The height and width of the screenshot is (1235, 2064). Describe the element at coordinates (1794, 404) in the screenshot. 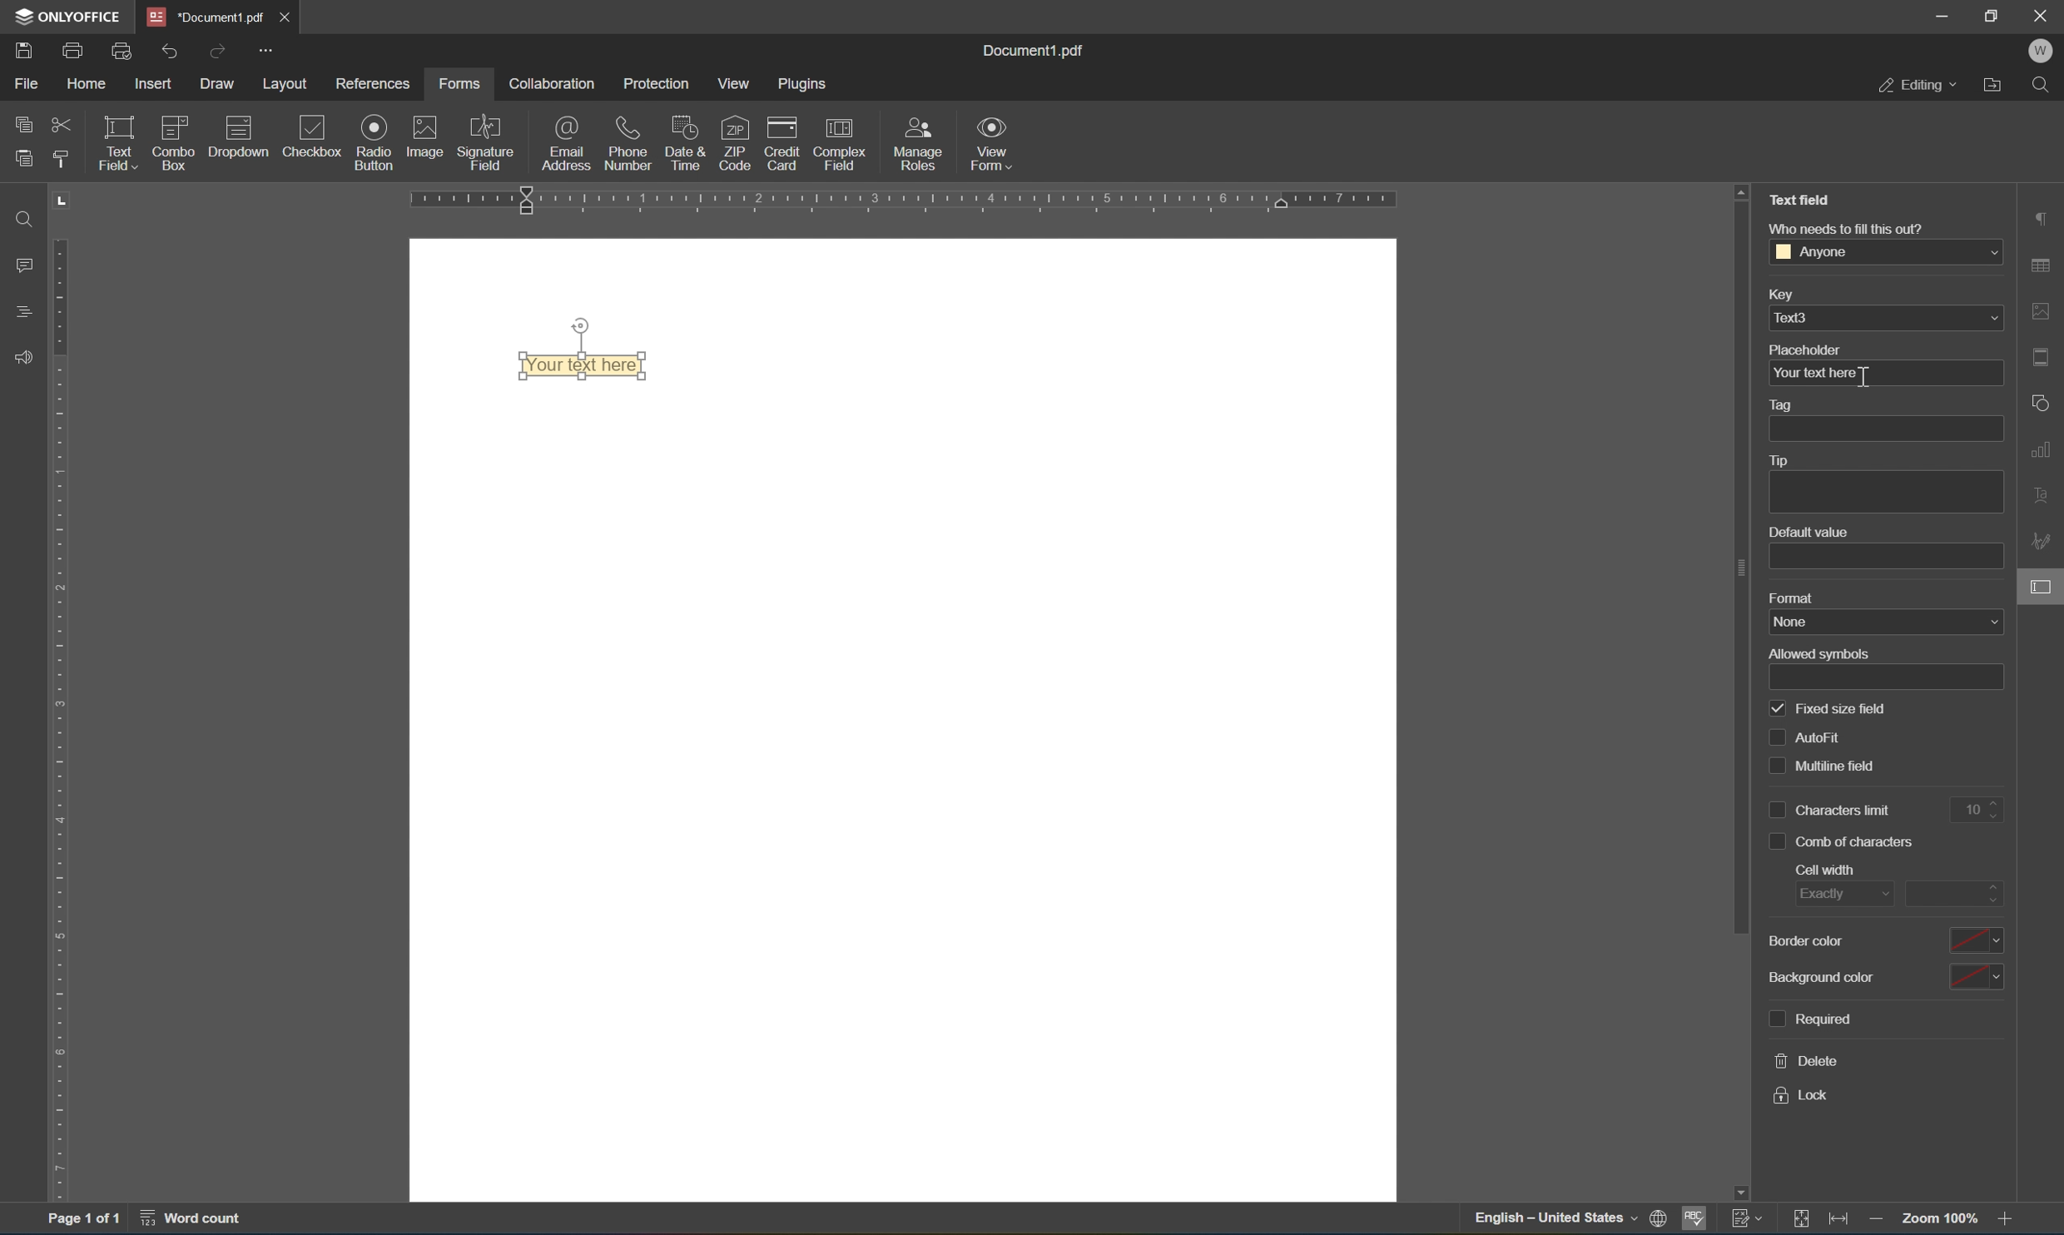

I see `tag` at that location.